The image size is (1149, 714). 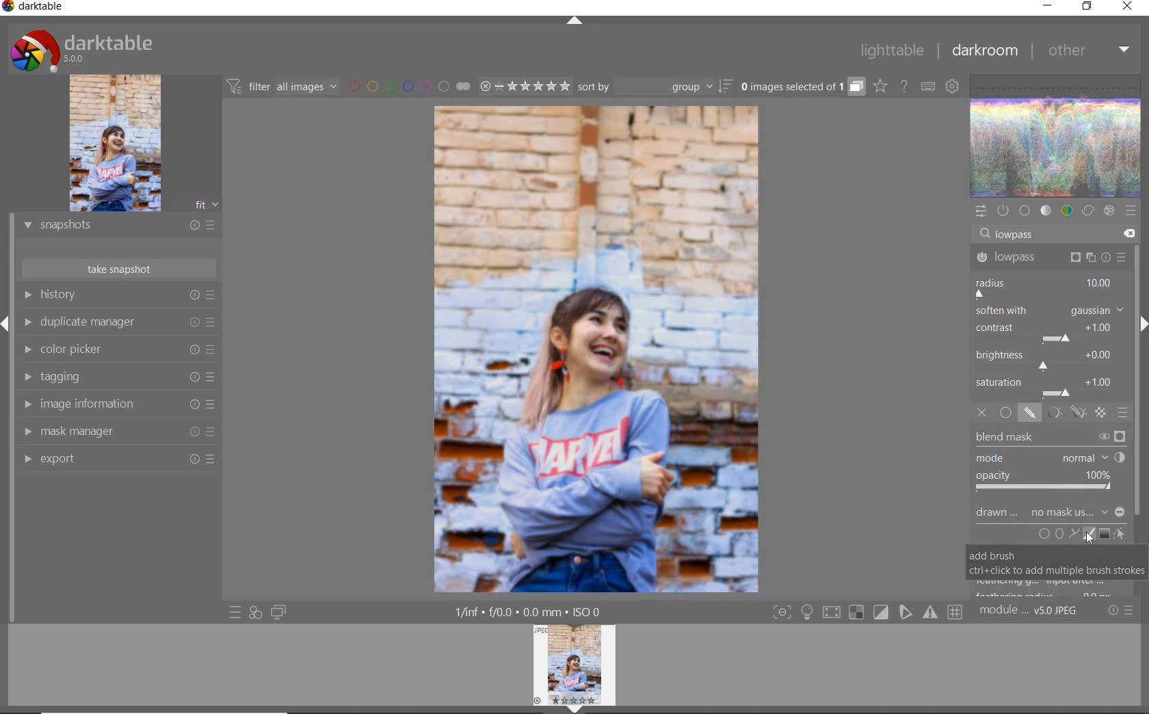 What do you see at coordinates (1045, 287) in the screenshot?
I see `radius` at bounding box center [1045, 287].